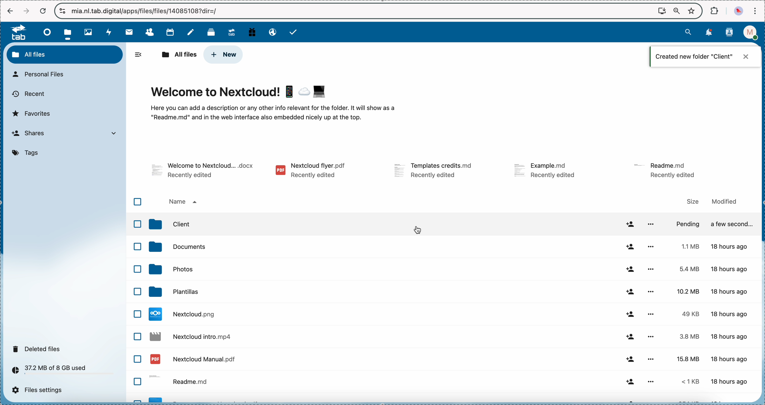 The width and height of the screenshot is (765, 405). Describe the element at coordinates (63, 11) in the screenshot. I see `controls` at that location.